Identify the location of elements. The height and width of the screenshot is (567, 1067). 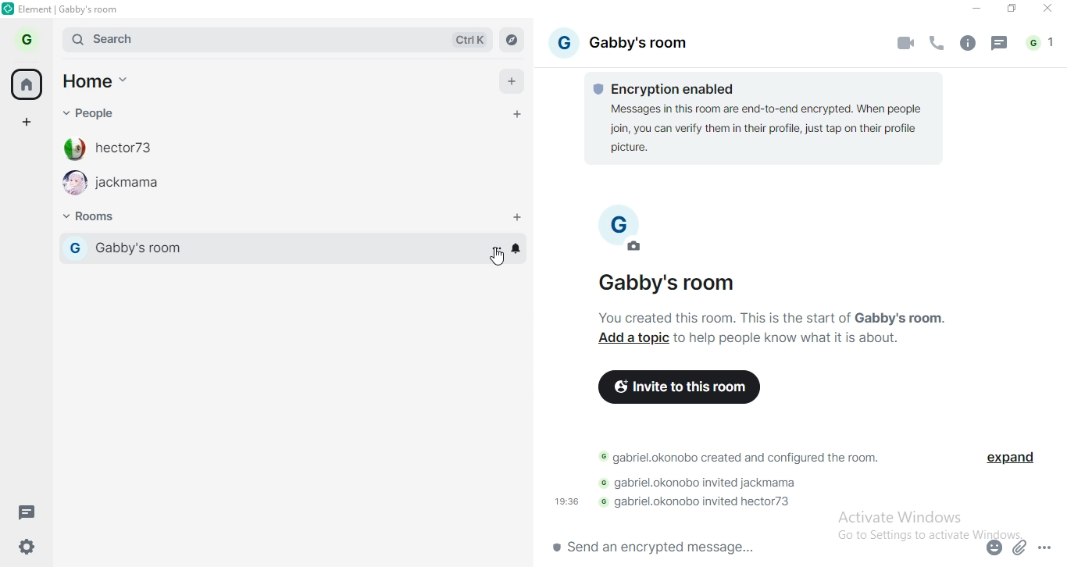
(78, 9).